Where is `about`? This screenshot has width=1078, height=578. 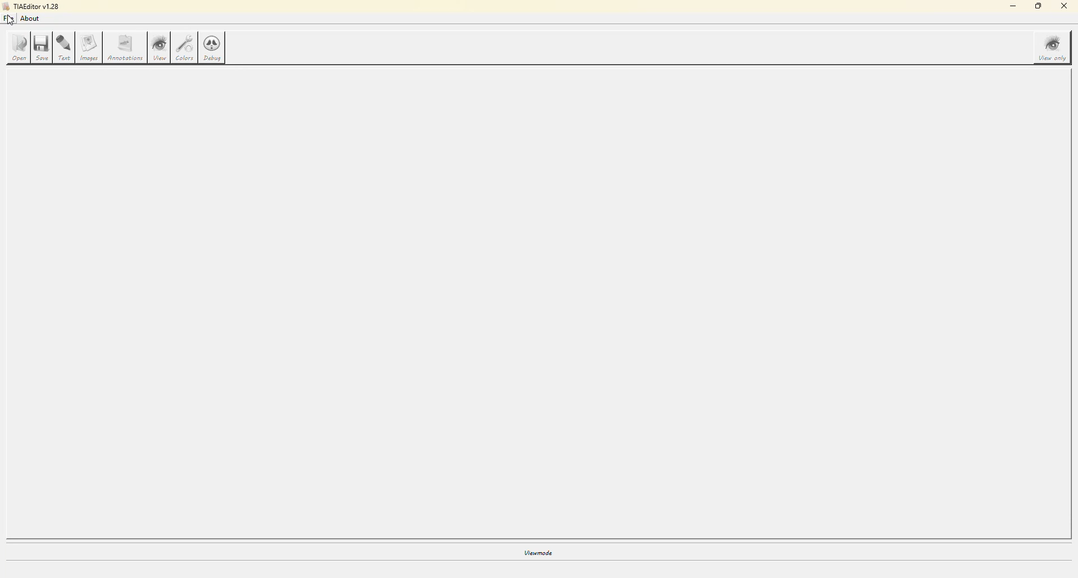 about is located at coordinates (30, 19).